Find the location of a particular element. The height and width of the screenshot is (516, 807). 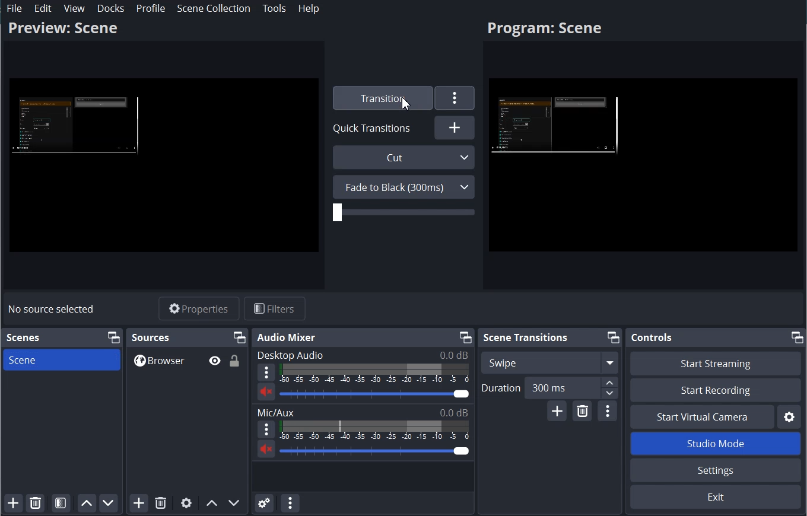

Cut is located at coordinates (405, 157).